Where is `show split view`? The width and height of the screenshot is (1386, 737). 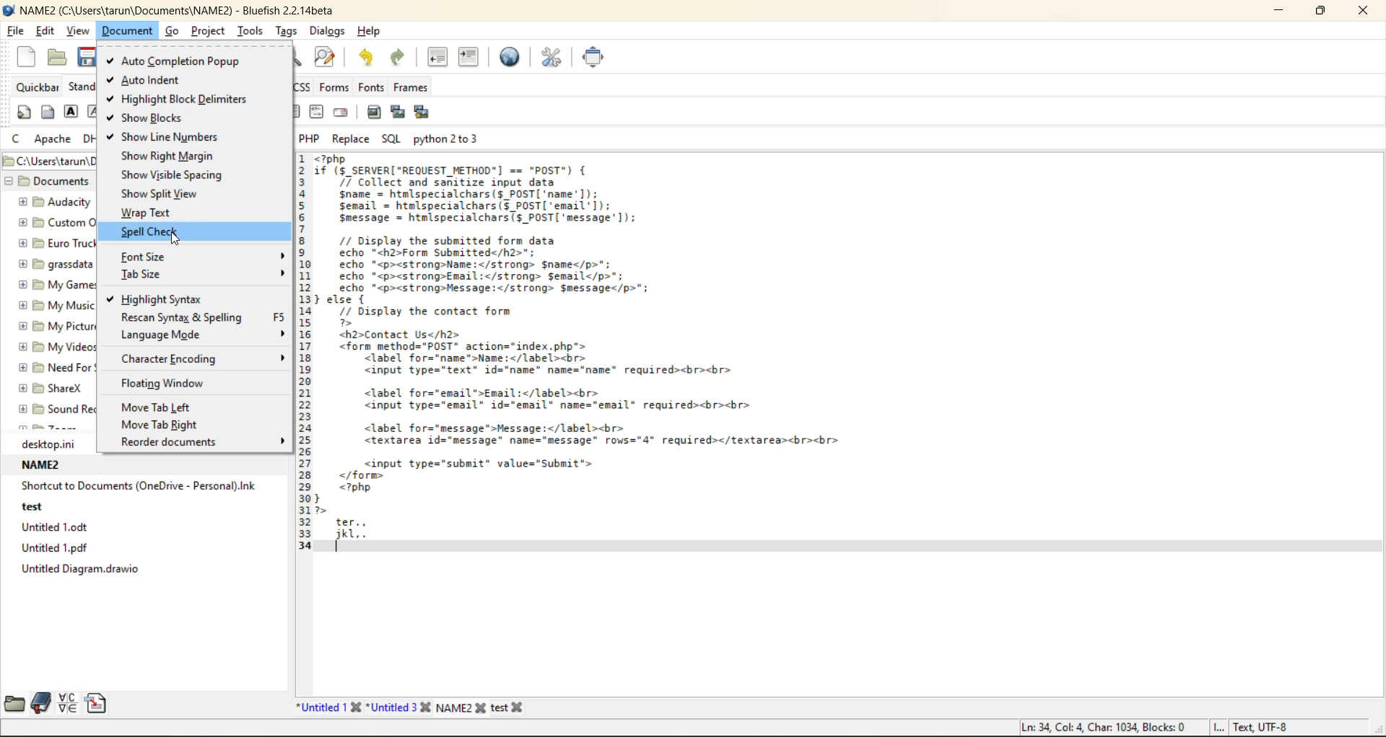
show split view is located at coordinates (162, 194).